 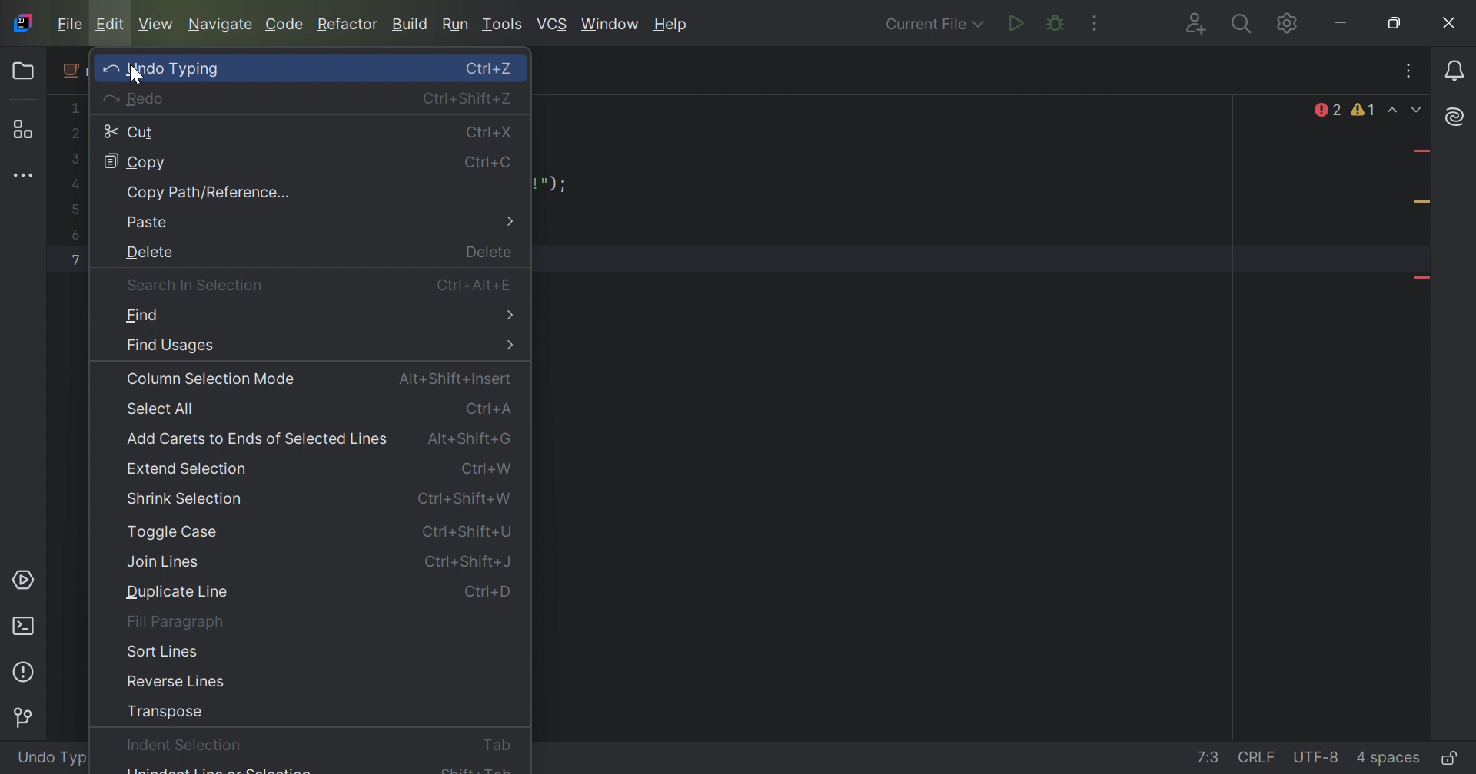 I want to click on Ctrl+Alt+E, so click(x=475, y=286).